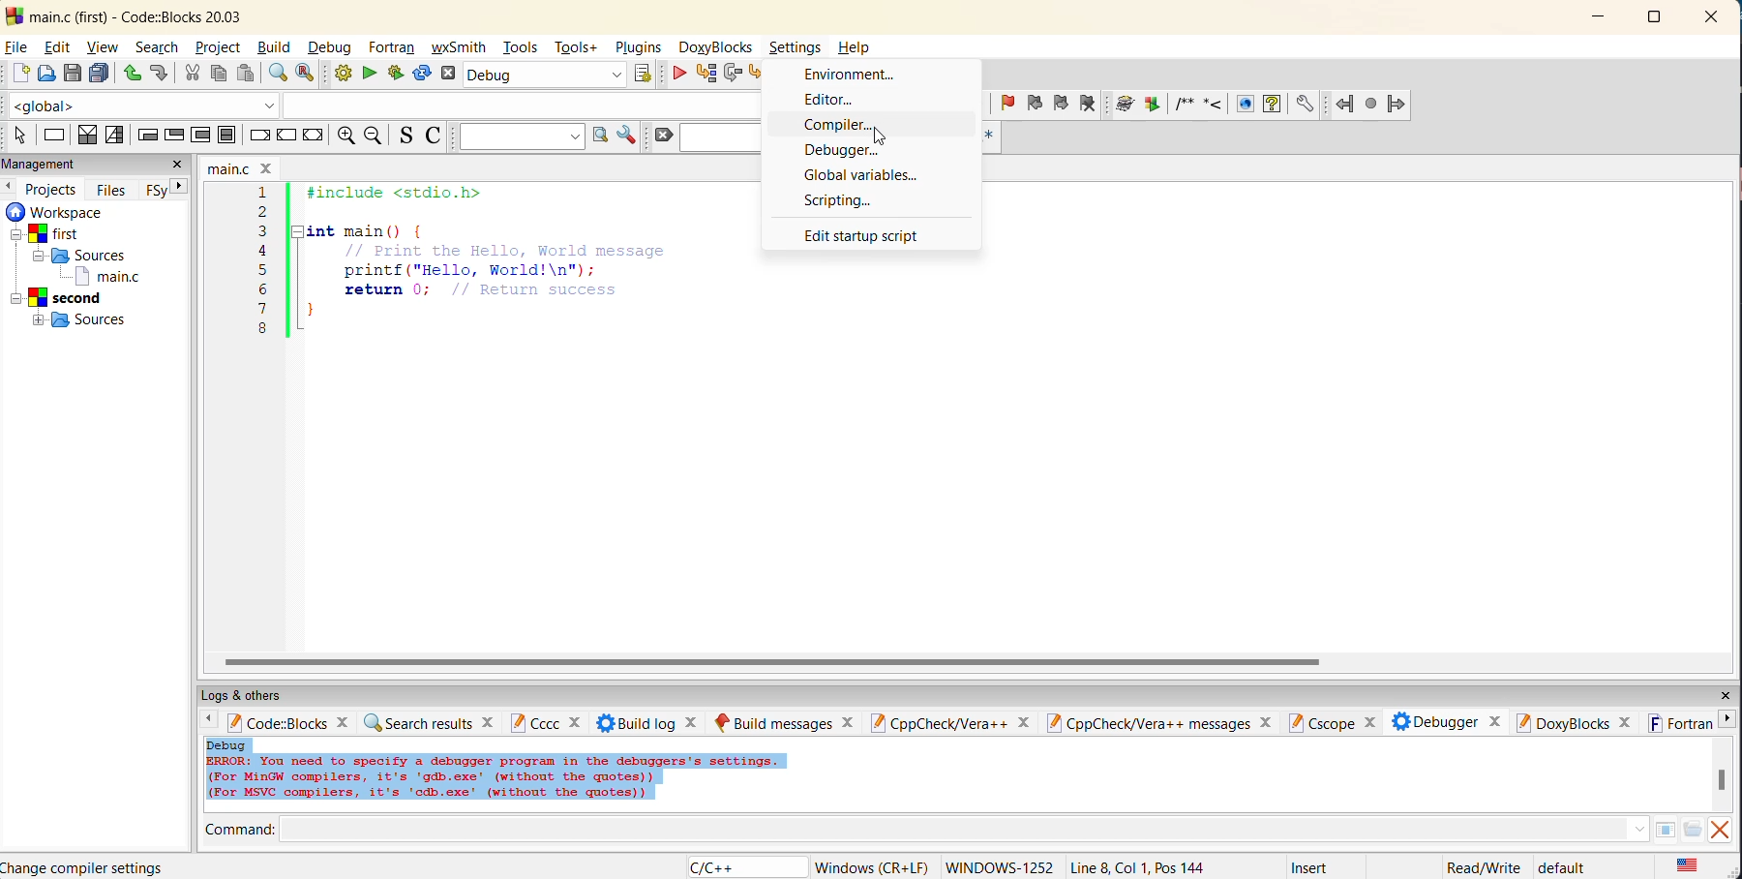 The width and height of the screenshot is (1742, 879). What do you see at coordinates (203, 136) in the screenshot?
I see `counting loop` at bounding box center [203, 136].